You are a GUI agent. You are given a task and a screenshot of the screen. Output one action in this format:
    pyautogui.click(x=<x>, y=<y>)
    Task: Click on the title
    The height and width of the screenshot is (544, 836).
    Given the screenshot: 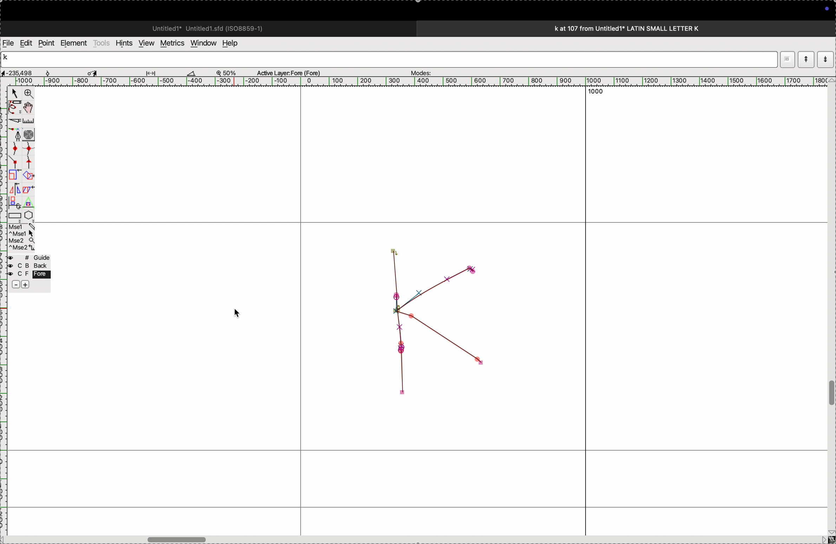 What is the action you would take?
    pyautogui.click(x=646, y=28)
    